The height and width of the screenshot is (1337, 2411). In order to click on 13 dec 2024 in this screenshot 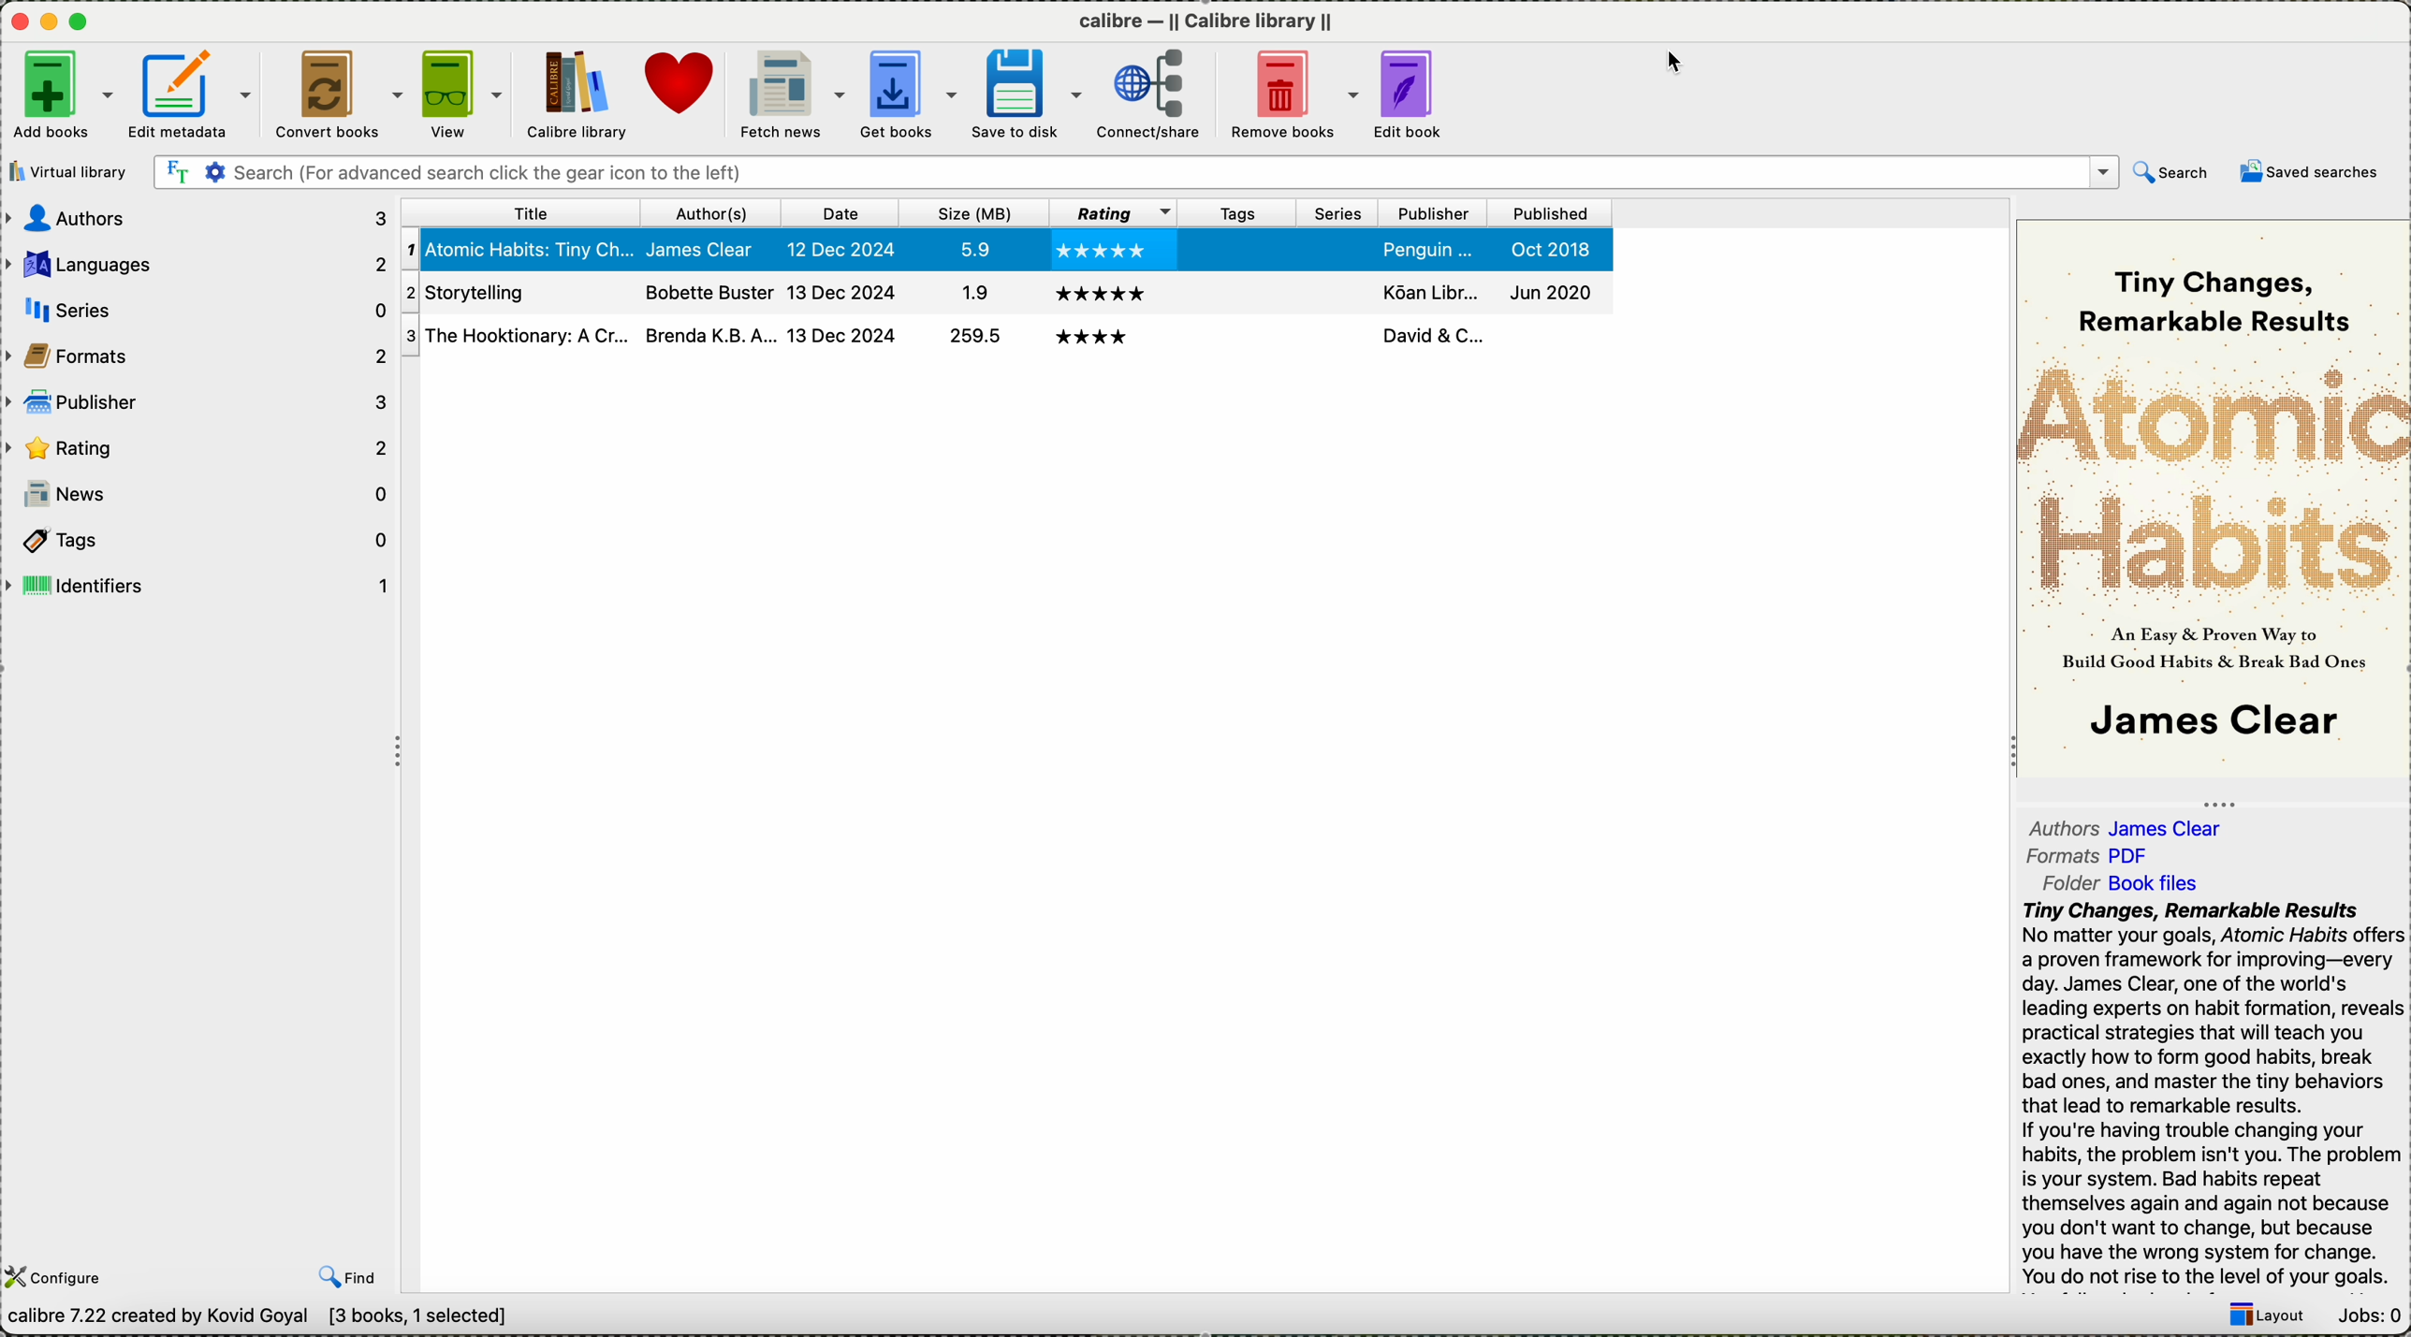, I will do `click(842, 290)`.